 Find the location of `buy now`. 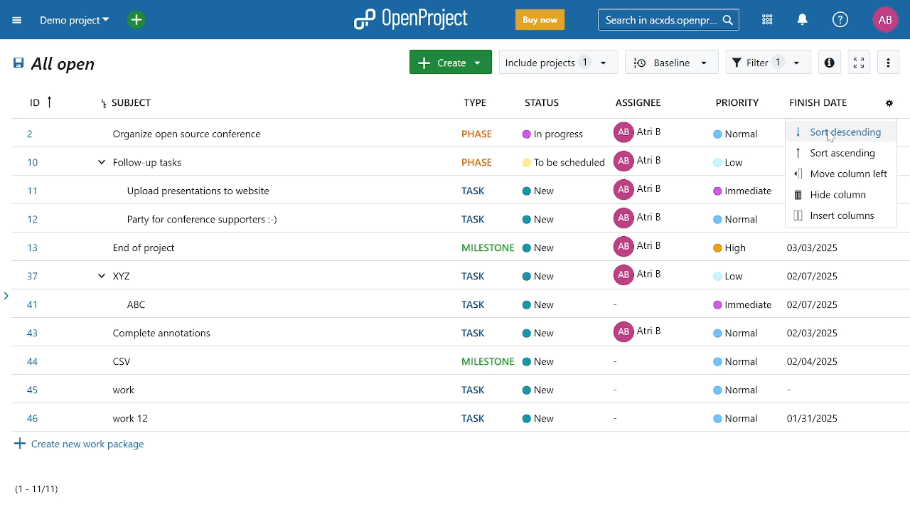

buy now is located at coordinates (539, 21).